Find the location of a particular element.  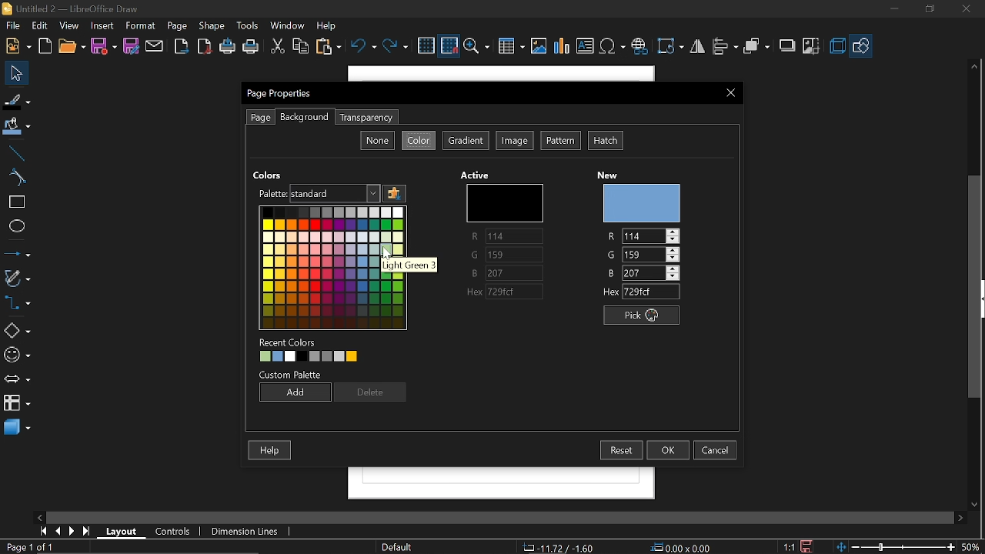

arrange is located at coordinates (758, 47).